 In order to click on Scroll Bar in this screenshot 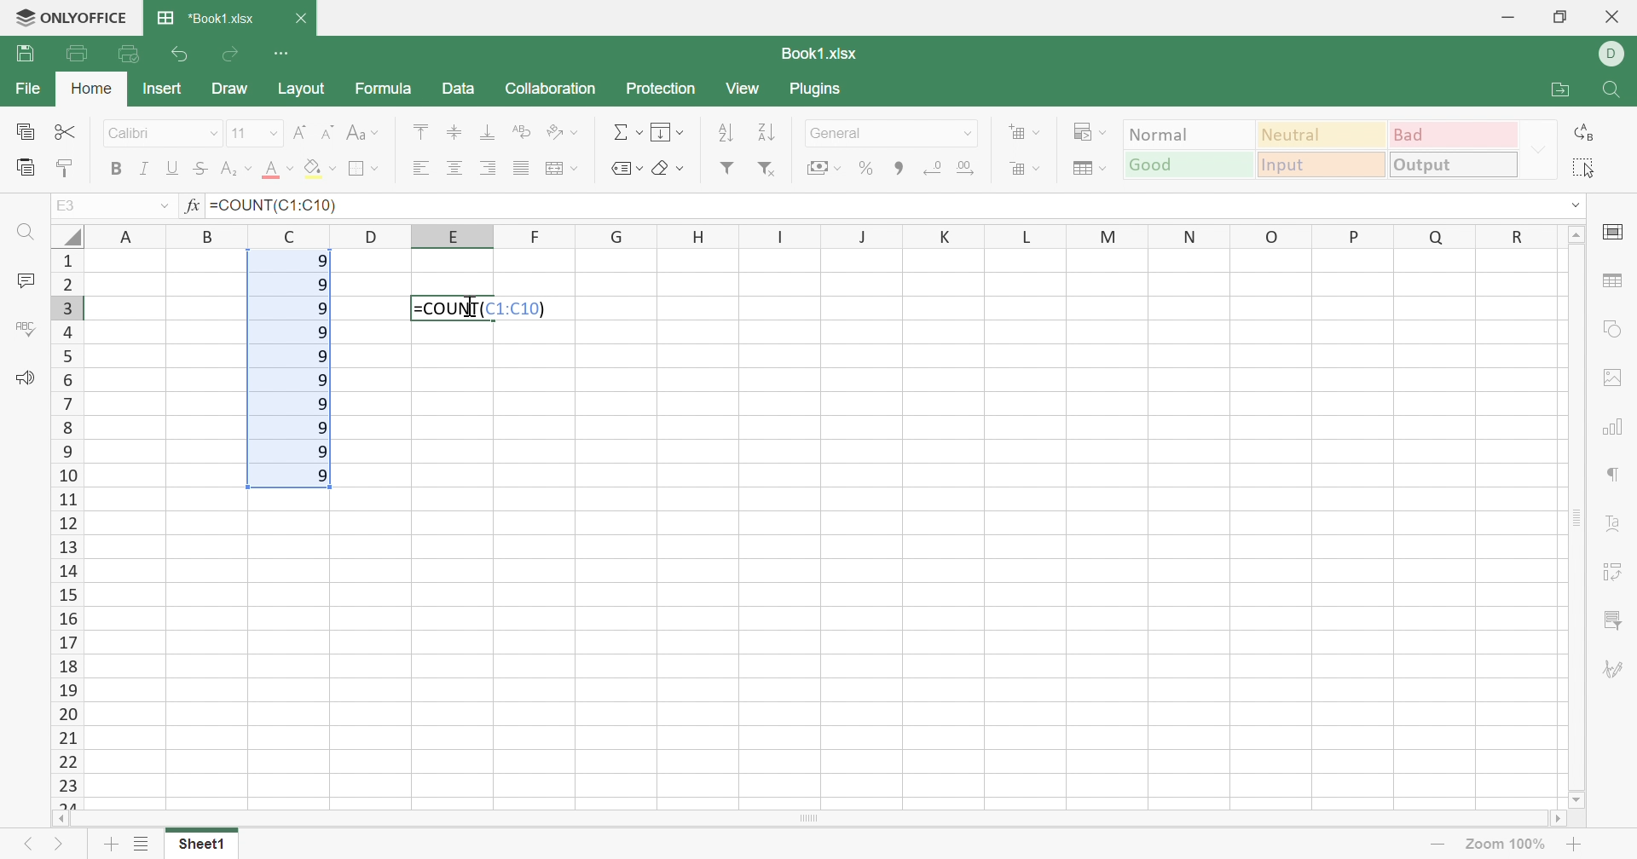, I will do `click(812, 821)`.